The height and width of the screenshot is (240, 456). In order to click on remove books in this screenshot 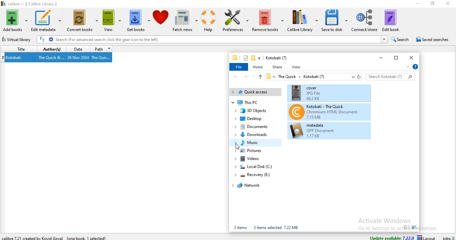, I will do `click(268, 20)`.